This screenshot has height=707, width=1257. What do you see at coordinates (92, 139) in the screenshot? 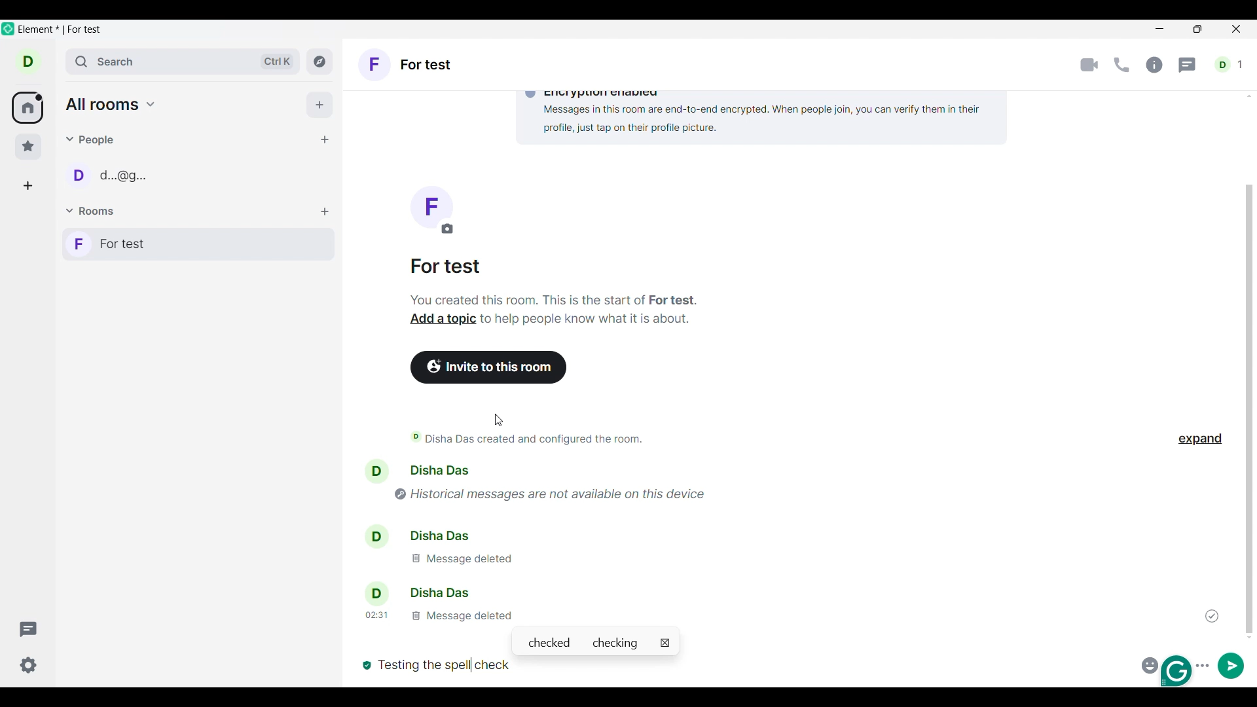
I see `People ` at bounding box center [92, 139].